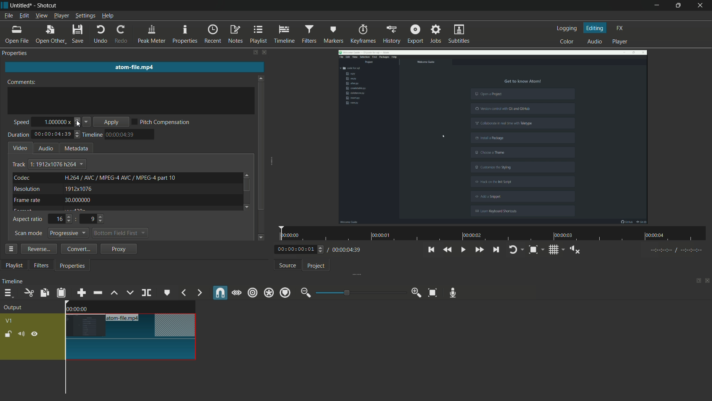 Image resolution: width=712 pixels, height=401 pixels. Describe the element at coordinates (213, 34) in the screenshot. I see `recent` at that location.